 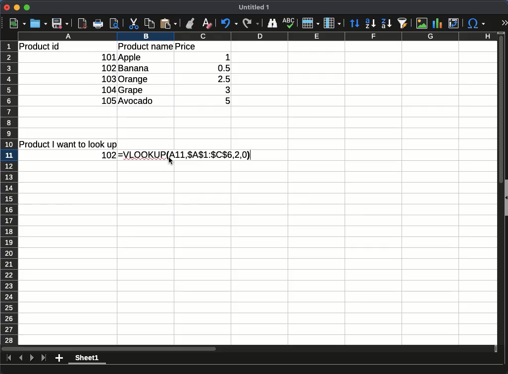 I want to click on product name, so click(x=146, y=46).